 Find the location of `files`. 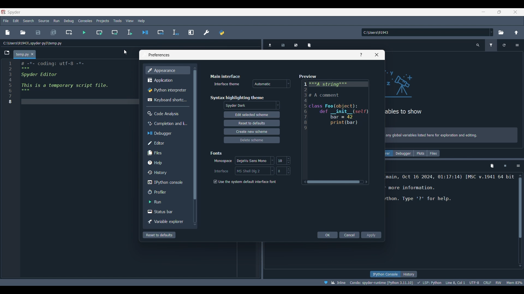

files is located at coordinates (157, 152).